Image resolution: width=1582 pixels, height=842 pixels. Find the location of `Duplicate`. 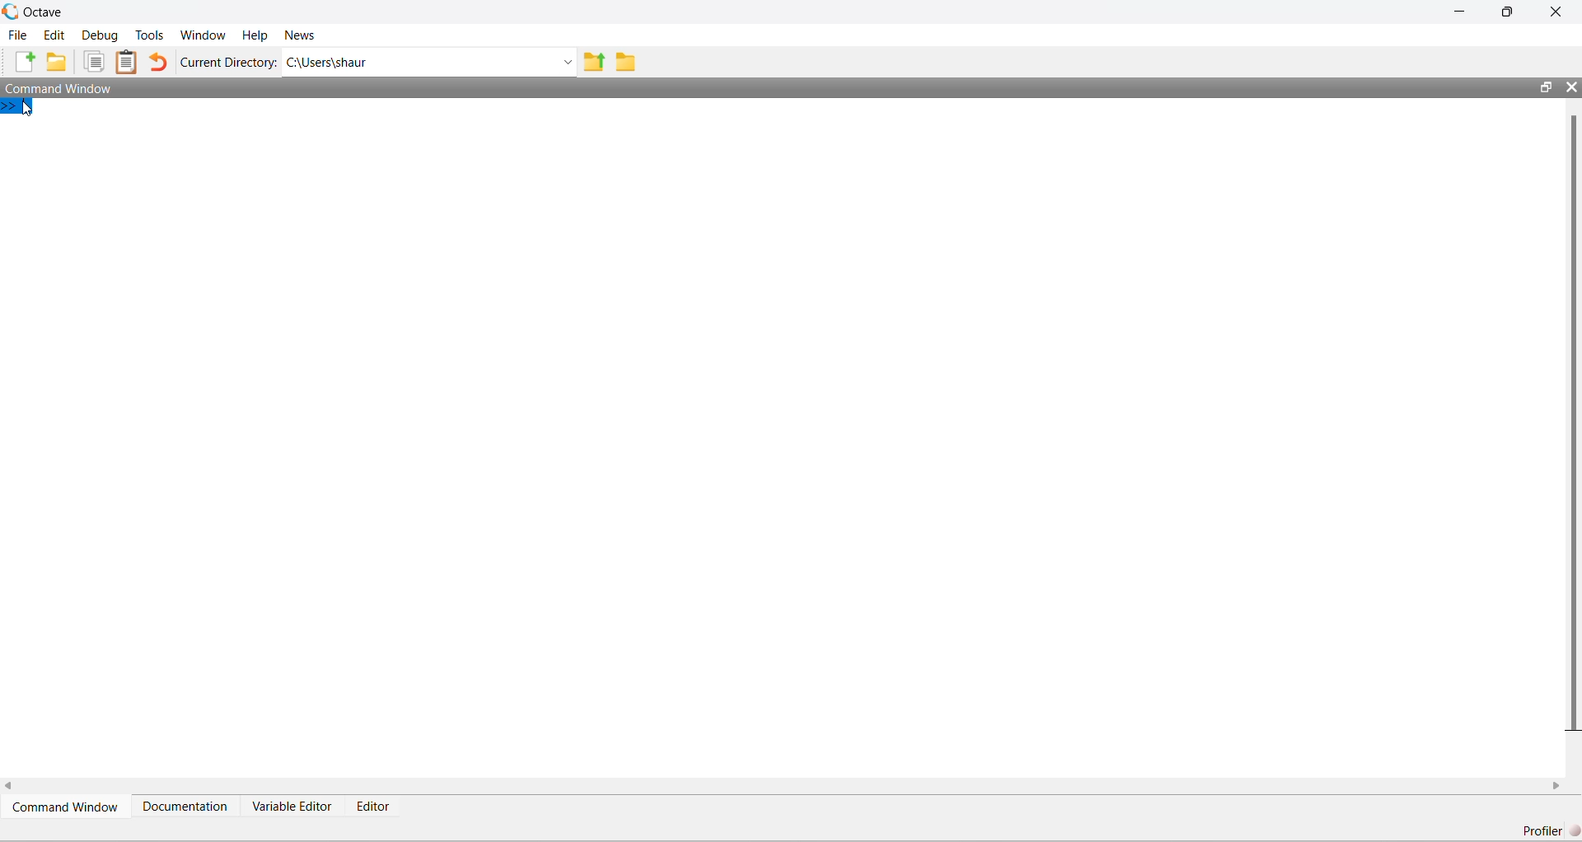

Duplicate is located at coordinates (95, 63).